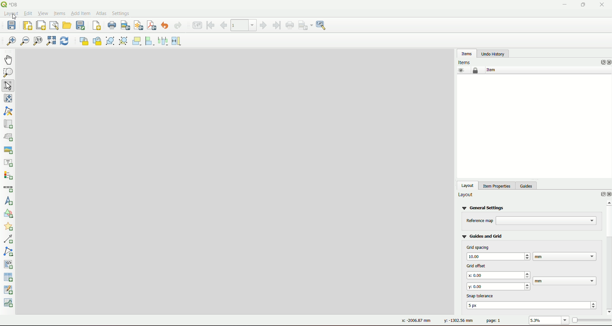  I want to click on print layout, so click(111, 26).